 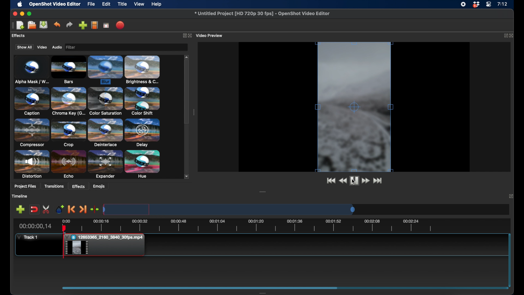 I want to click on color saturation, so click(x=105, y=101).